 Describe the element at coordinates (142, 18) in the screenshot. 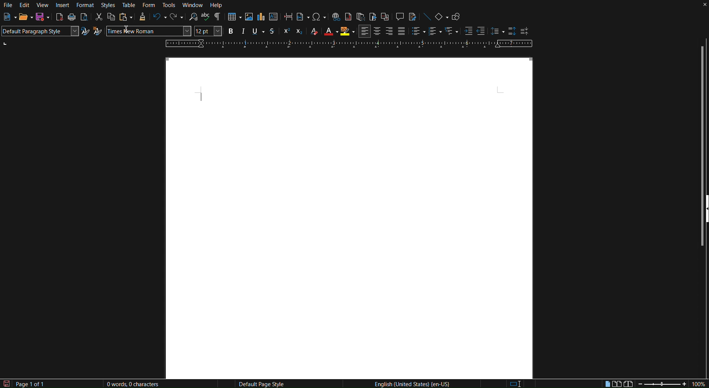

I see `Clone Formatting` at that location.